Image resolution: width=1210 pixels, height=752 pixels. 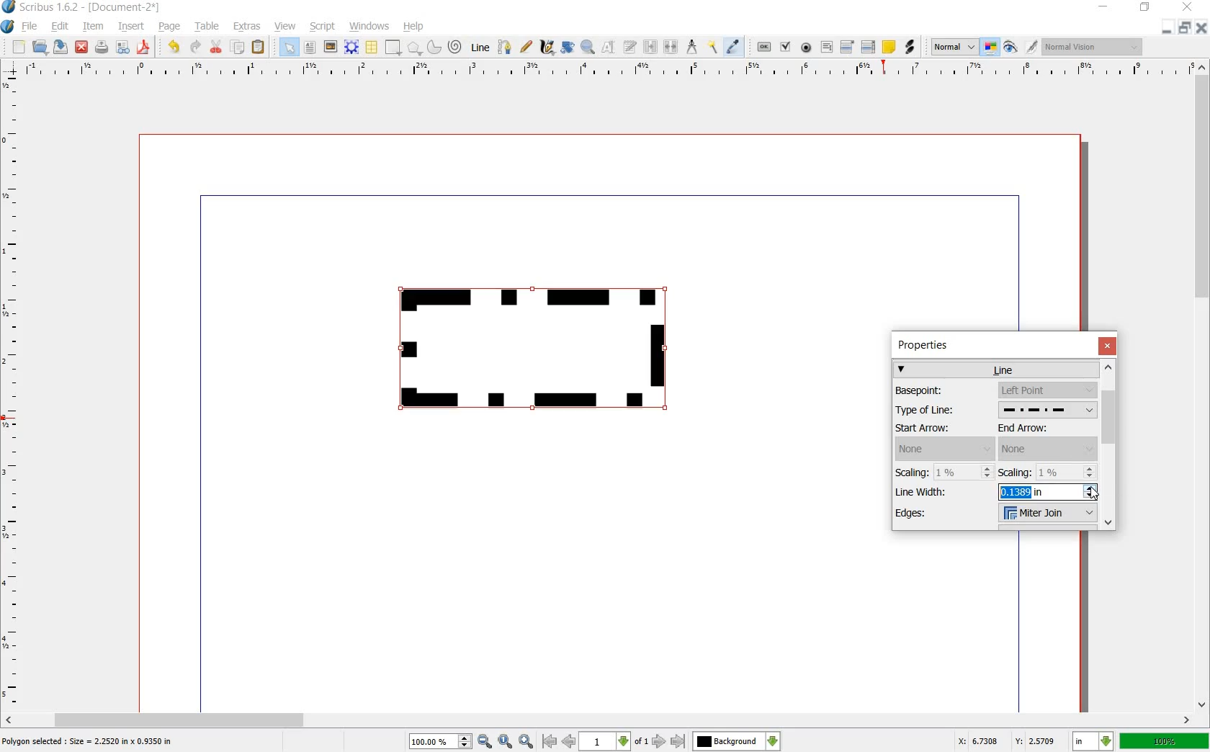 I want to click on TABLE, so click(x=372, y=48).